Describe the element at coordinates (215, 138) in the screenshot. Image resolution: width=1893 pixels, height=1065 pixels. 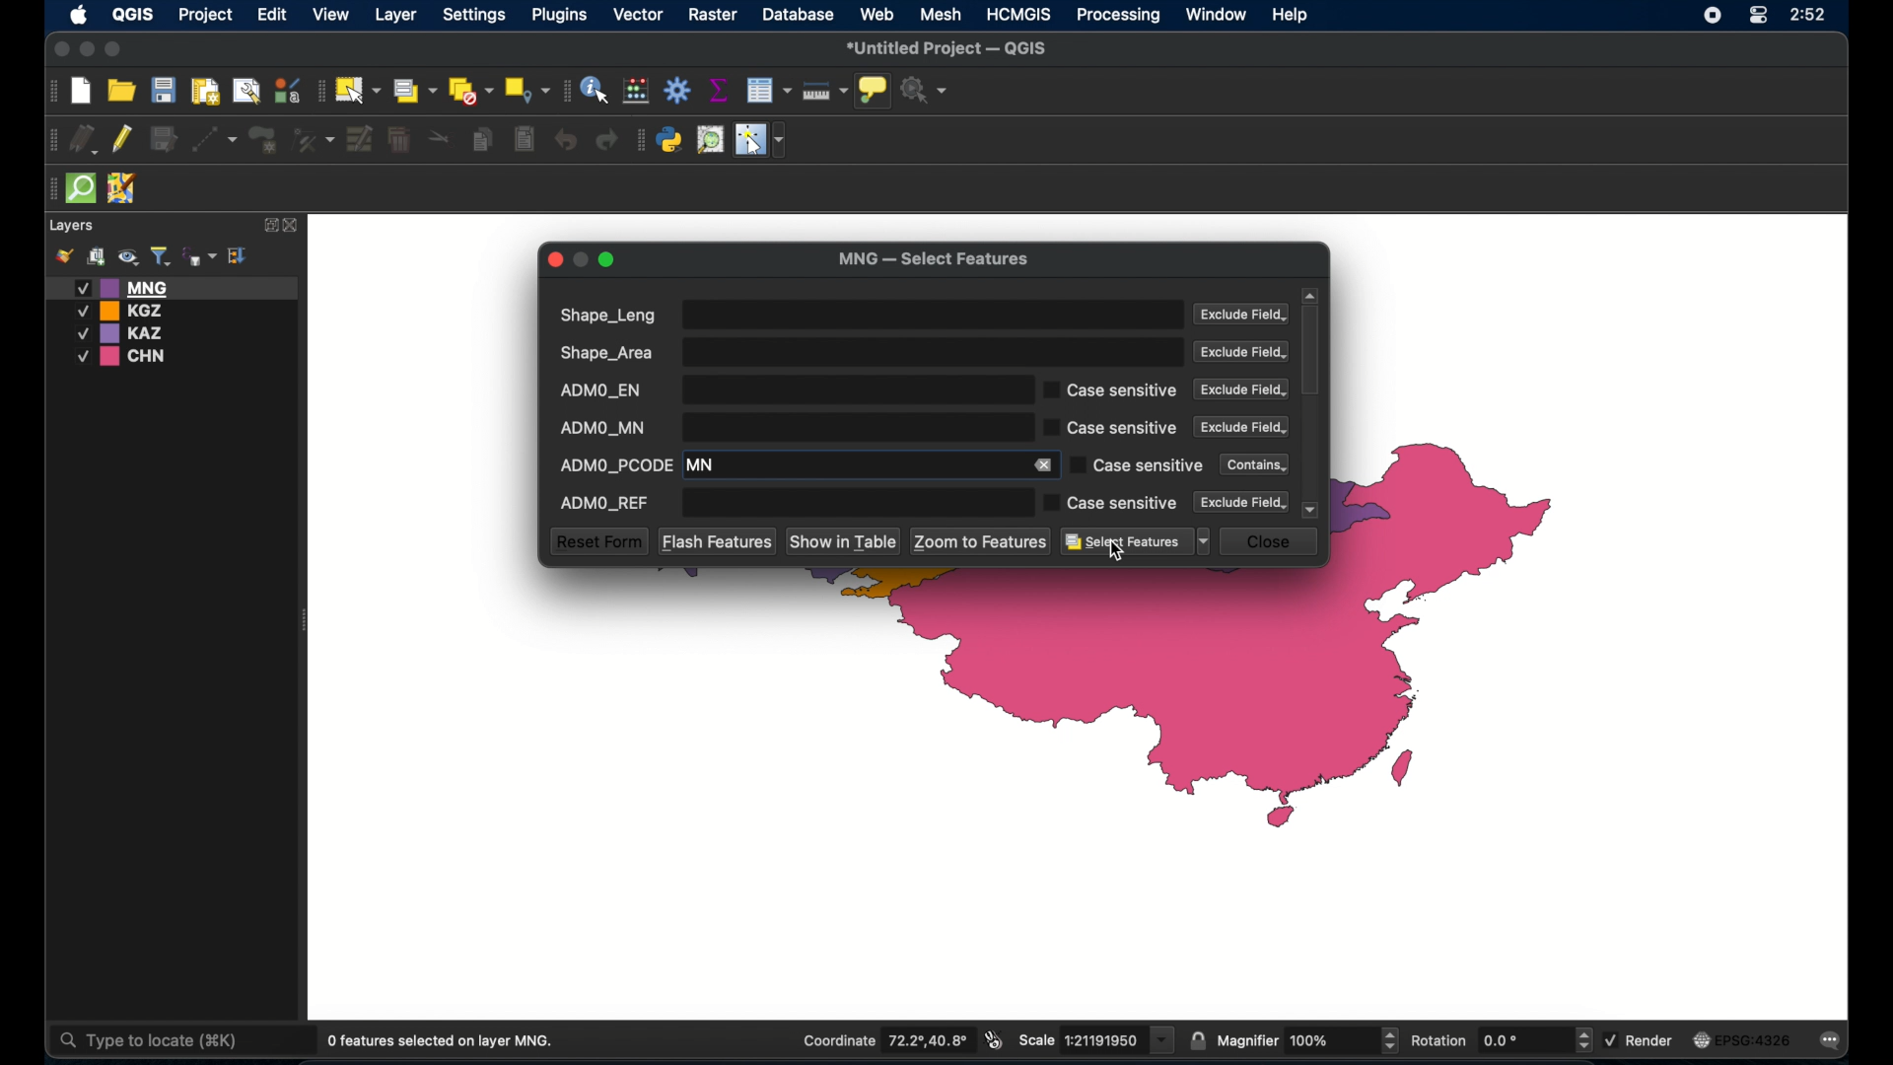
I see `digitize with segment` at that location.